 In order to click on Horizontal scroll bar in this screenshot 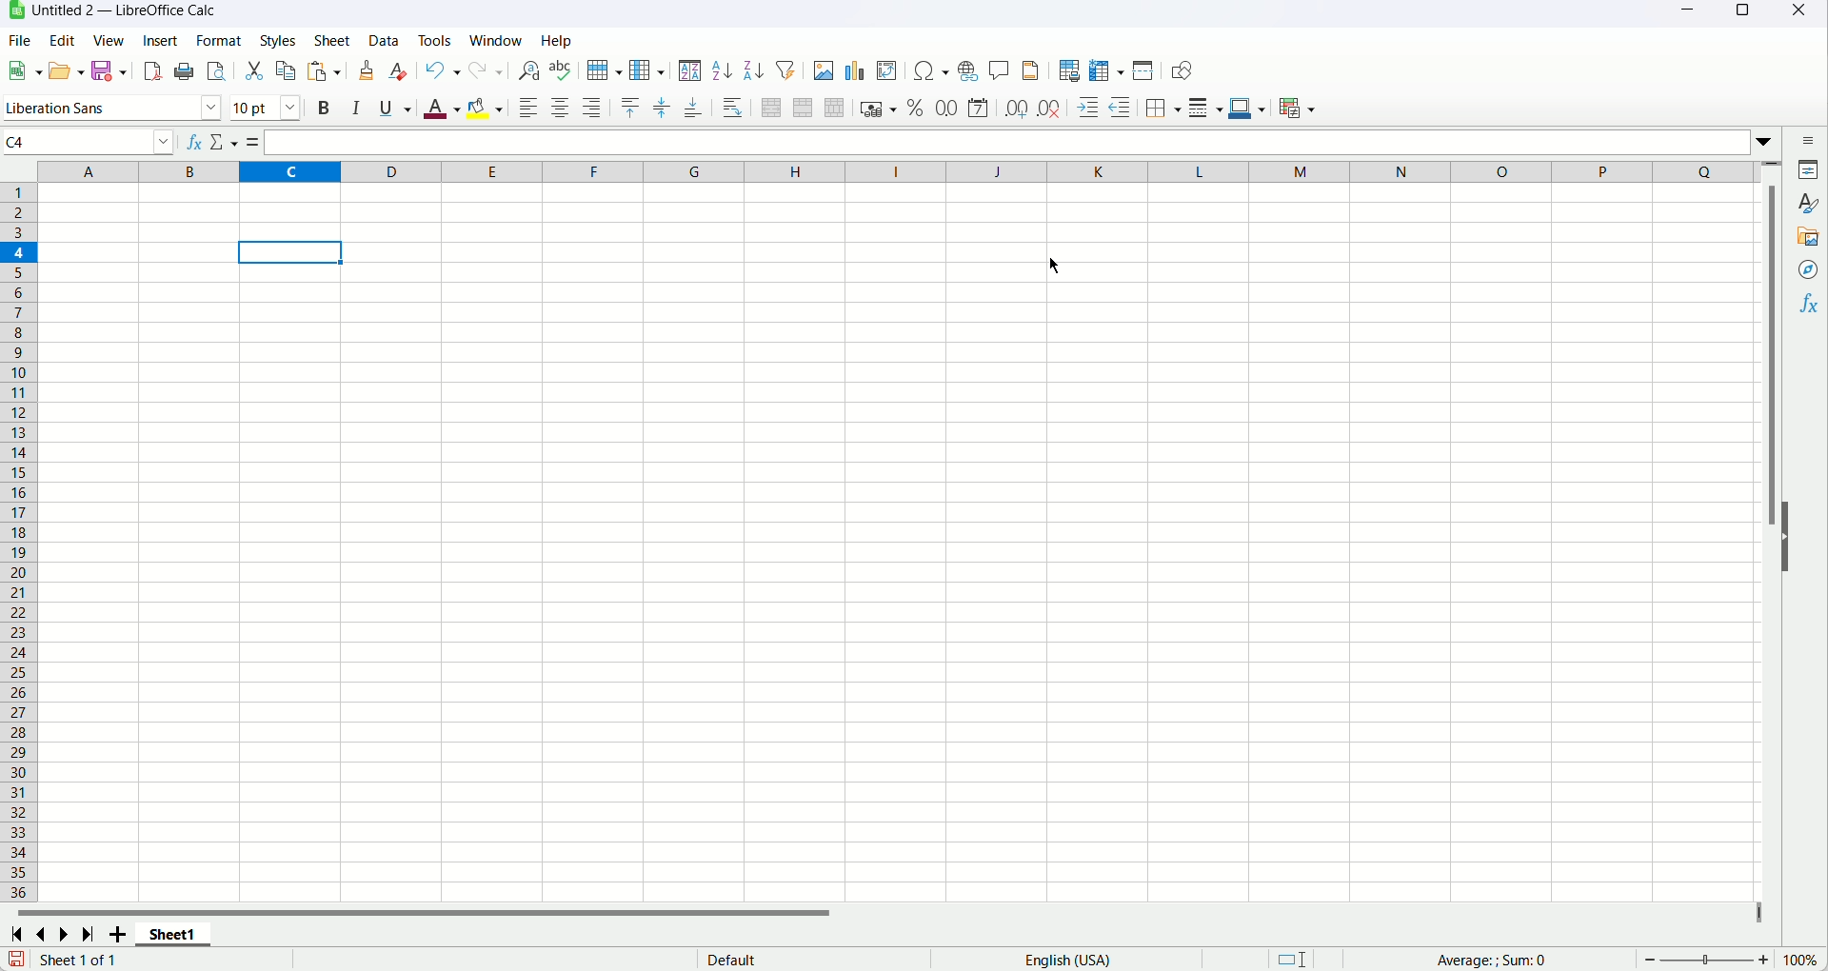, I will do `click(884, 915)`.